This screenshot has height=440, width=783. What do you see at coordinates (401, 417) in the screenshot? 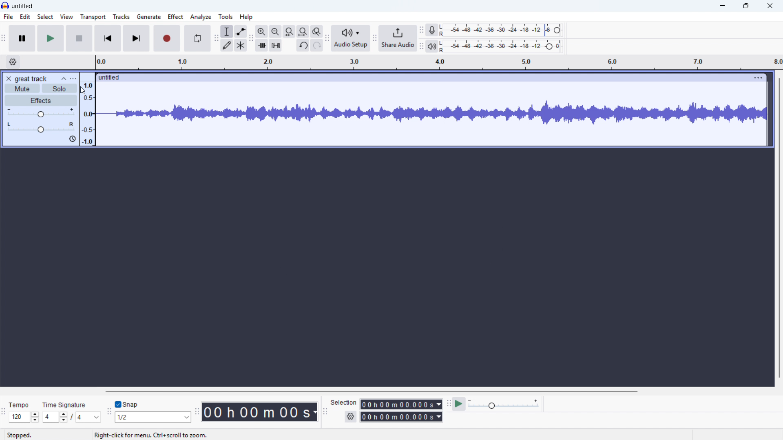
I see `Selection end time` at bounding box center [401, 417].